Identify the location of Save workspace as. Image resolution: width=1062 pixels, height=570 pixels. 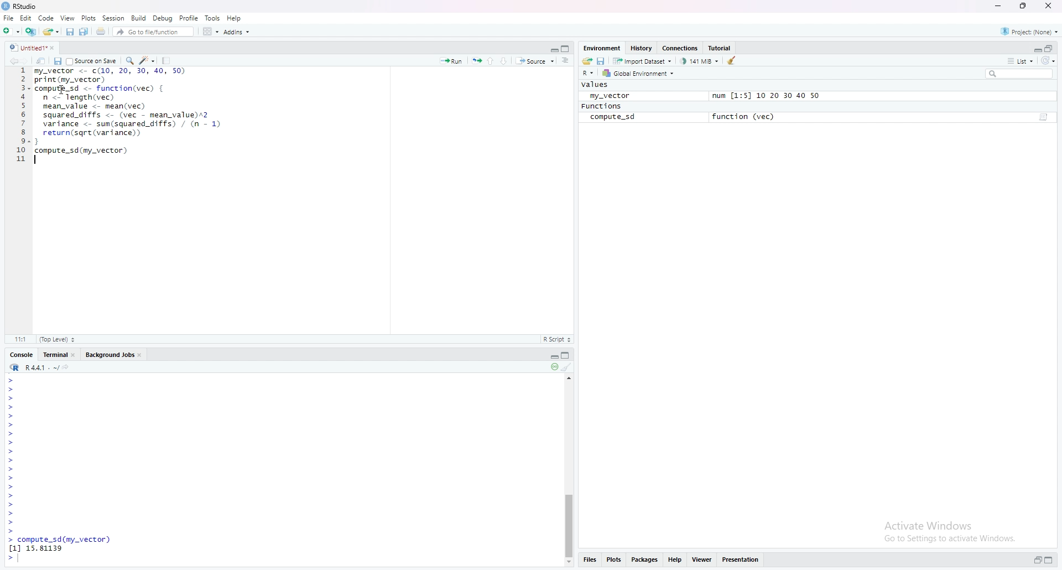
(602, 60).